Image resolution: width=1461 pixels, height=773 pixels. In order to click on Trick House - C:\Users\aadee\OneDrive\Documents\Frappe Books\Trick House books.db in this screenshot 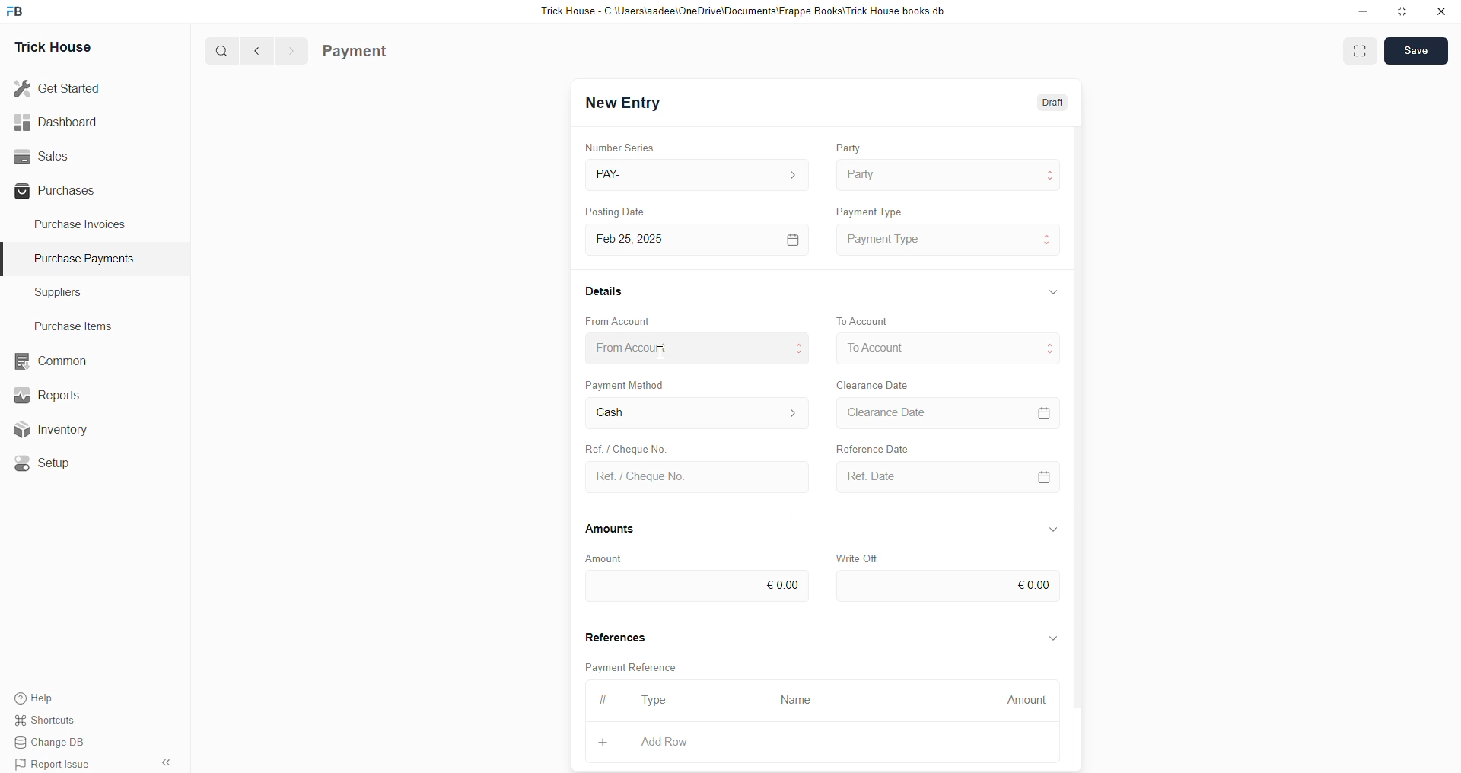, I will do `click(746, 11)`.